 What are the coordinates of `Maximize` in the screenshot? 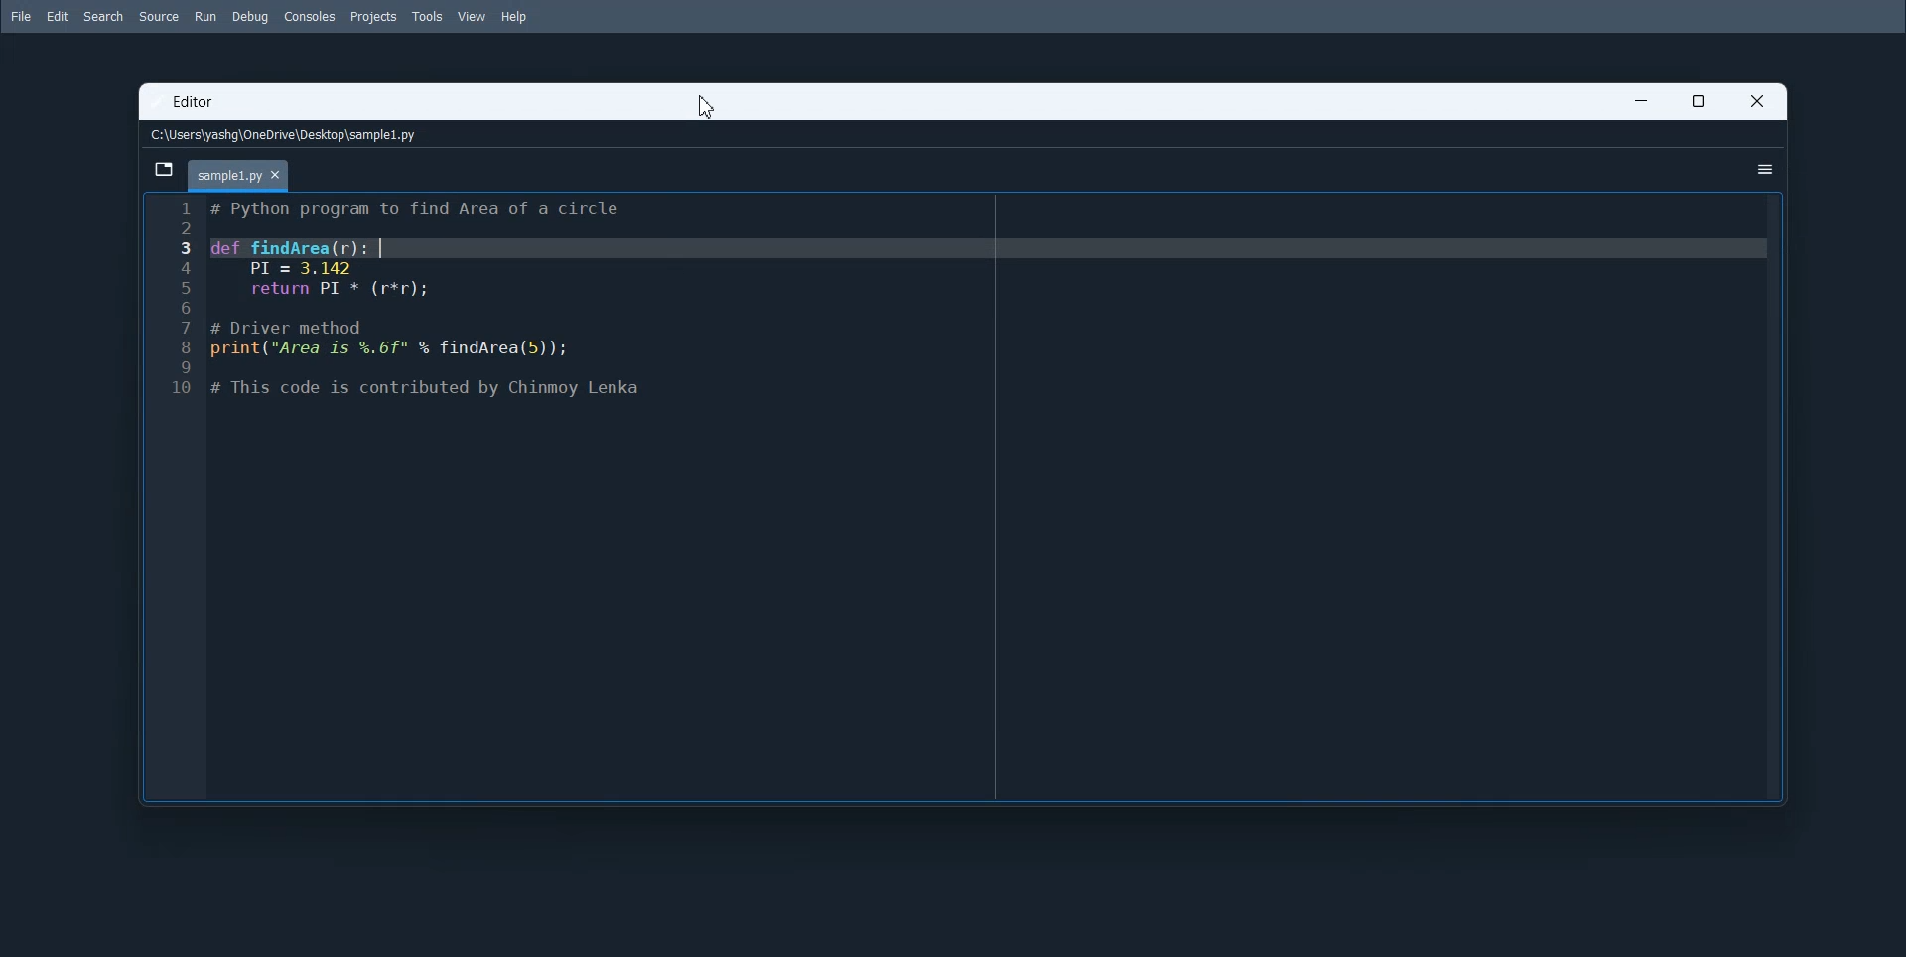 It's located at (1698, 100).